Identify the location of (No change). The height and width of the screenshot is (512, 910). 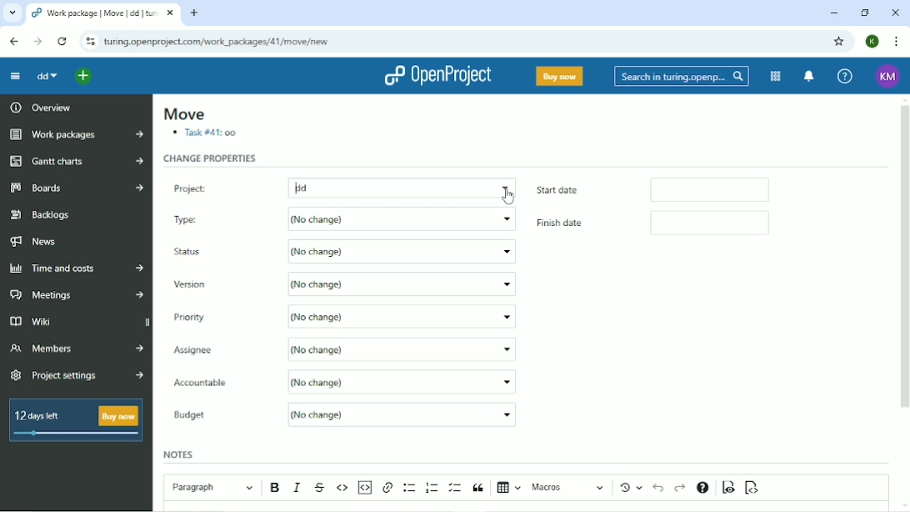
(403, 315).